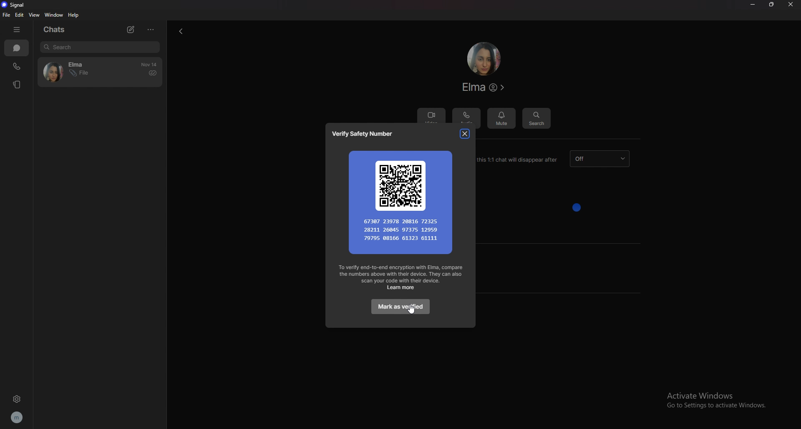 This screenshot has height=429, width=801. I want to click on signal, so click(16, 5).